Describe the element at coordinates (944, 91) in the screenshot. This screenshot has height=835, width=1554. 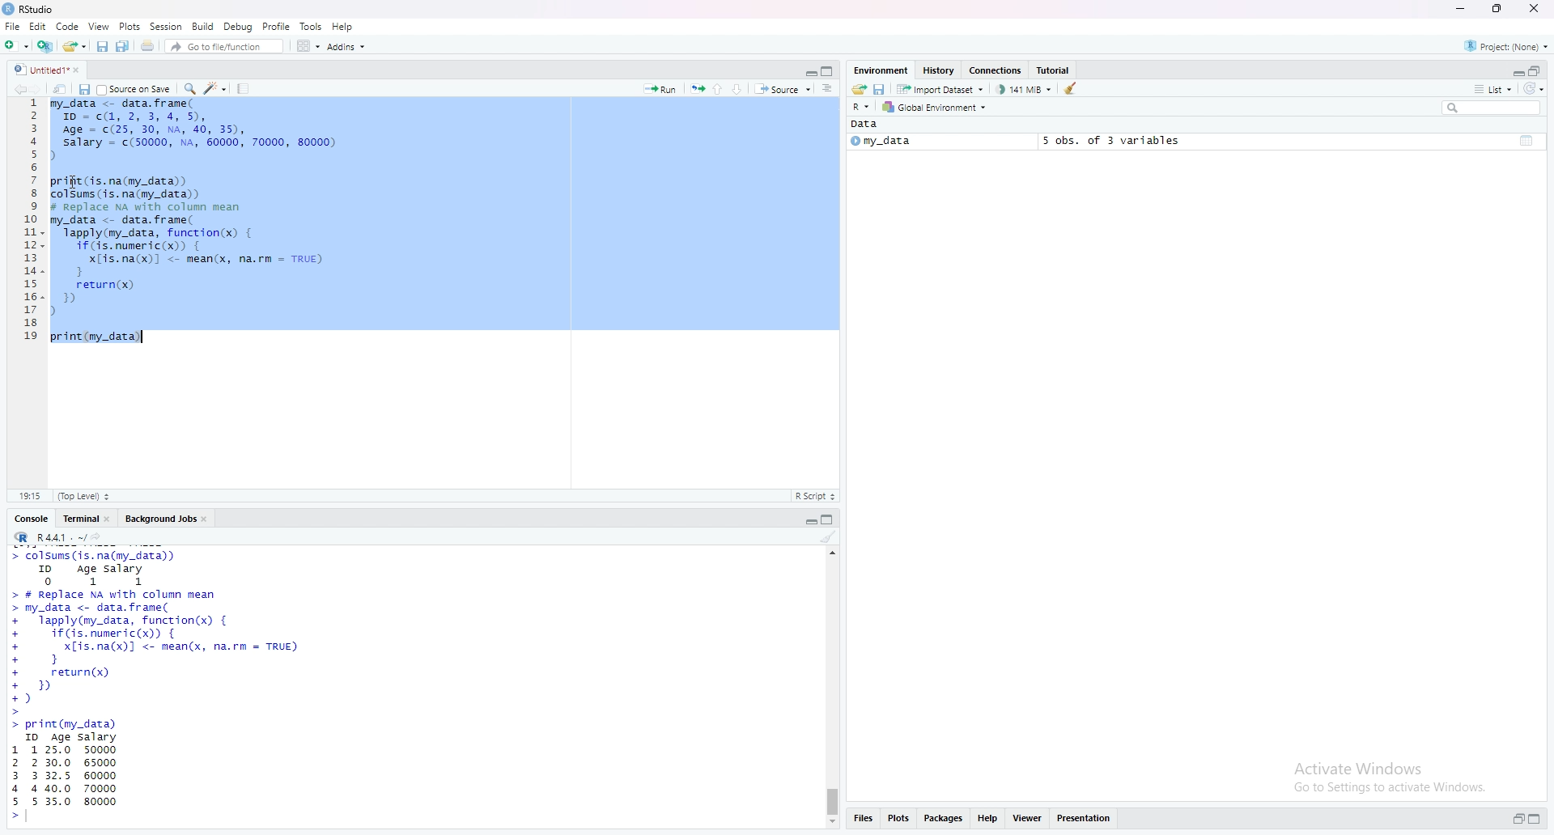
I see `import dataset` at that location.